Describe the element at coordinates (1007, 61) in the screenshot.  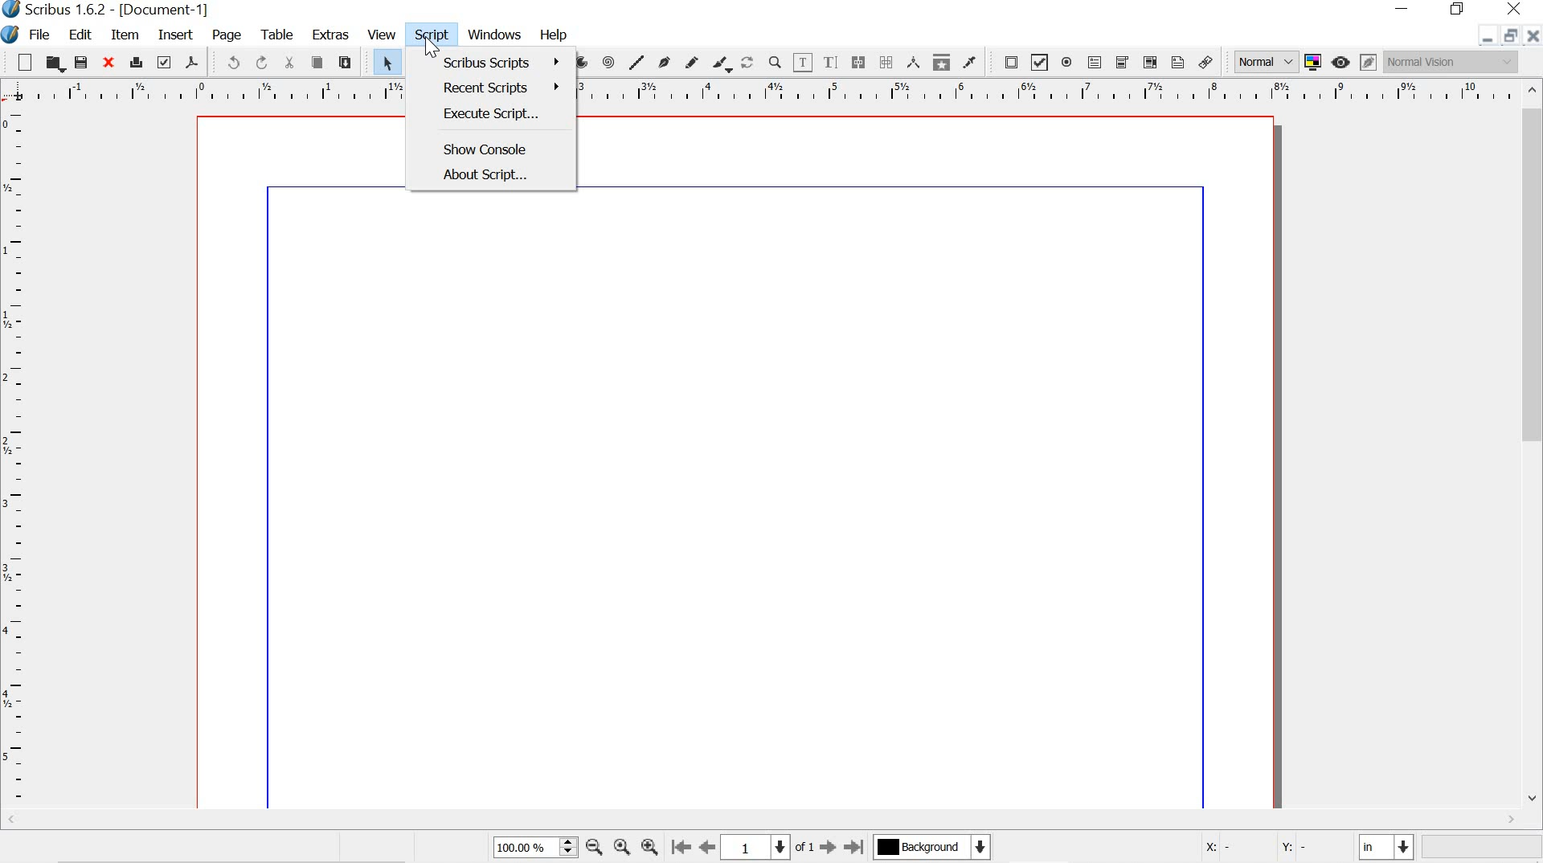
I see `pdf push button` at that location.